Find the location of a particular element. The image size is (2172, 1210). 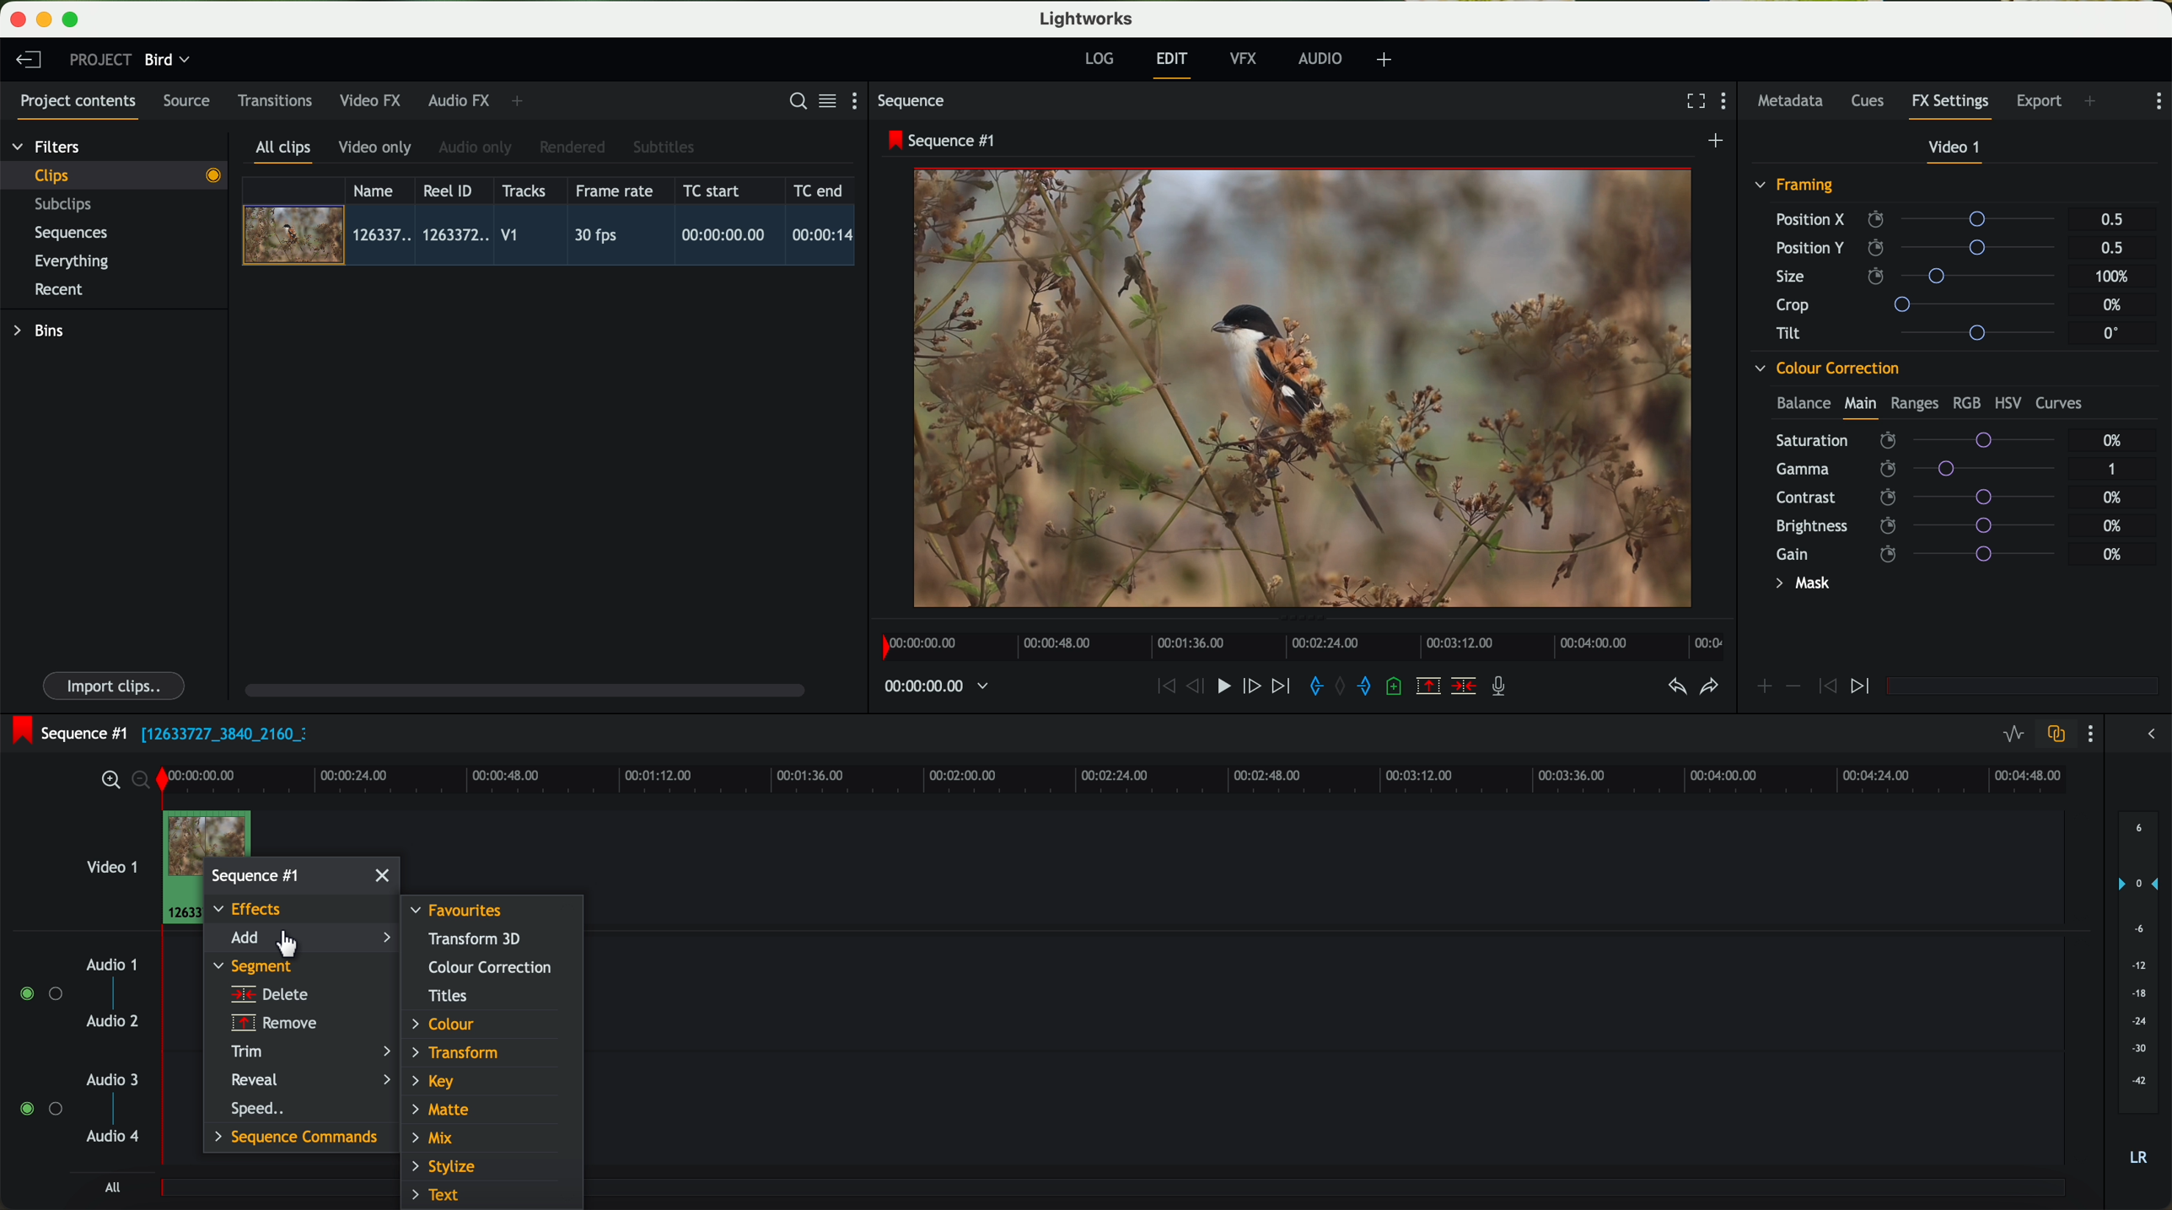

tracks is located at coordinates (521, 191).